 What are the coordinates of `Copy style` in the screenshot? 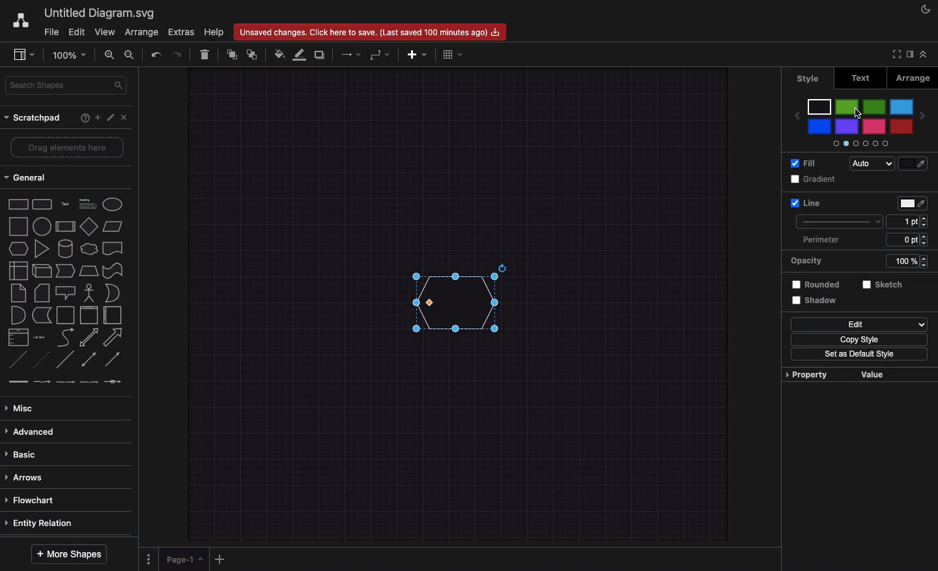 It's located at (861, 340).